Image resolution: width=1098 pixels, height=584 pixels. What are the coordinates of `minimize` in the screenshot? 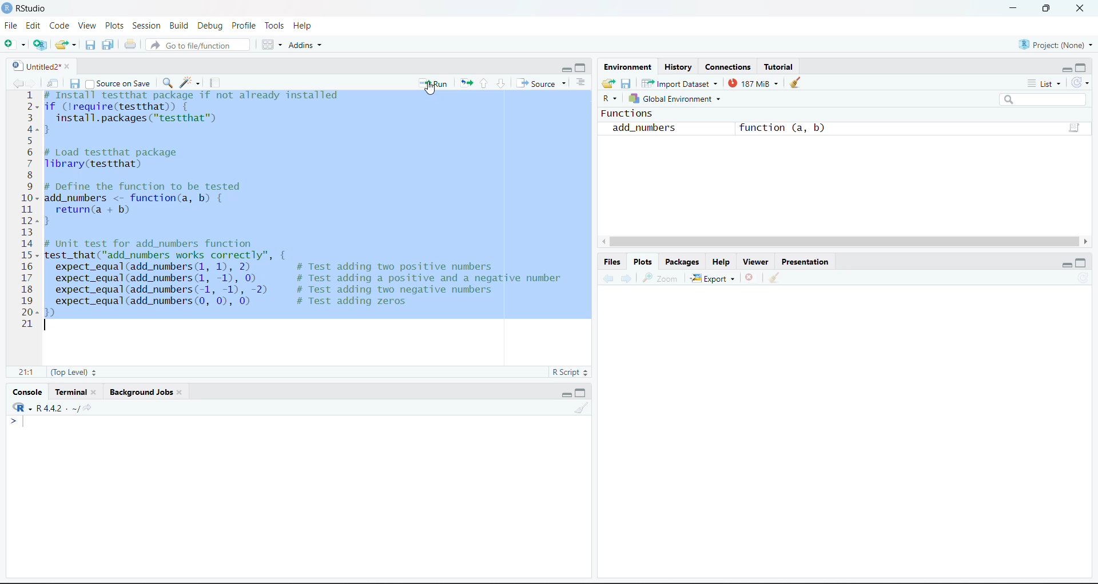 It's located at (1015, 7).